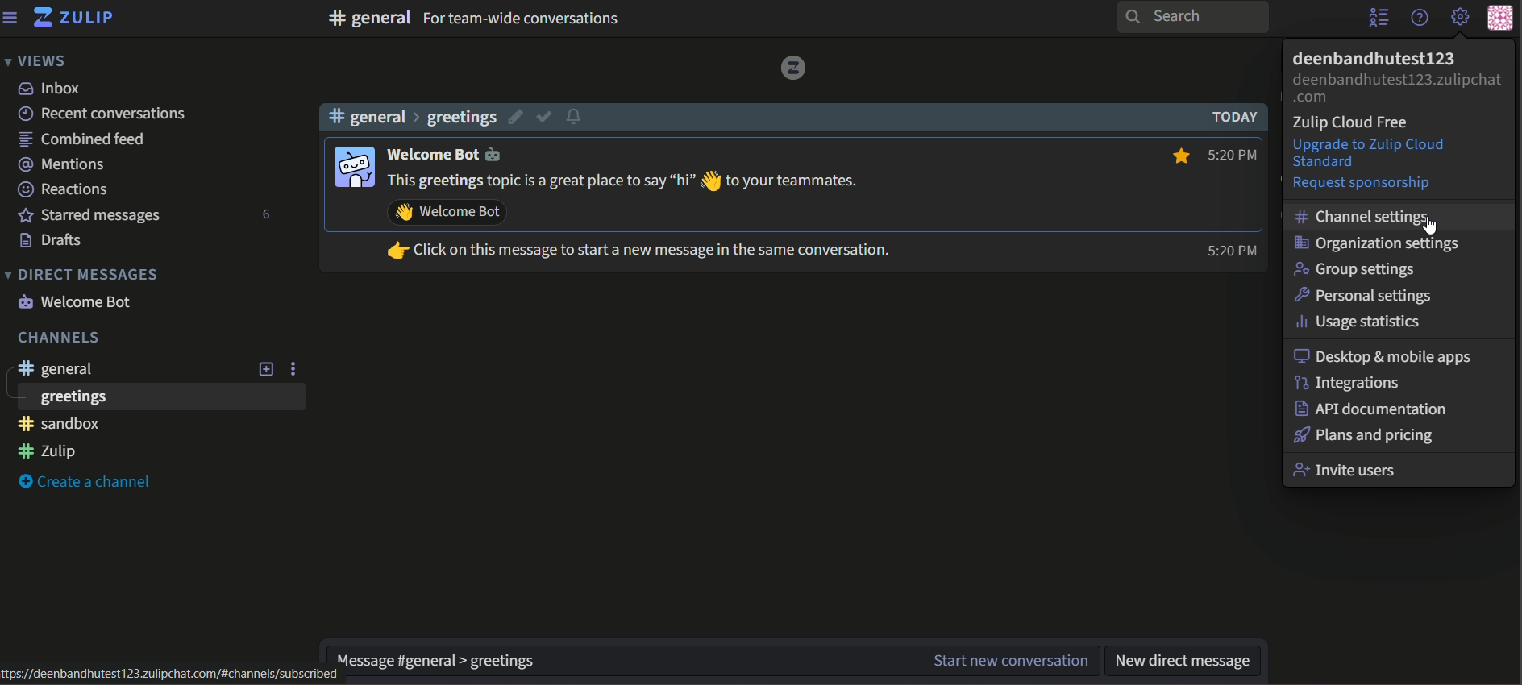  What do you see at coordinates (1231, 201) in the screenshot?
I see `time` at bounding box center [1231, 201].